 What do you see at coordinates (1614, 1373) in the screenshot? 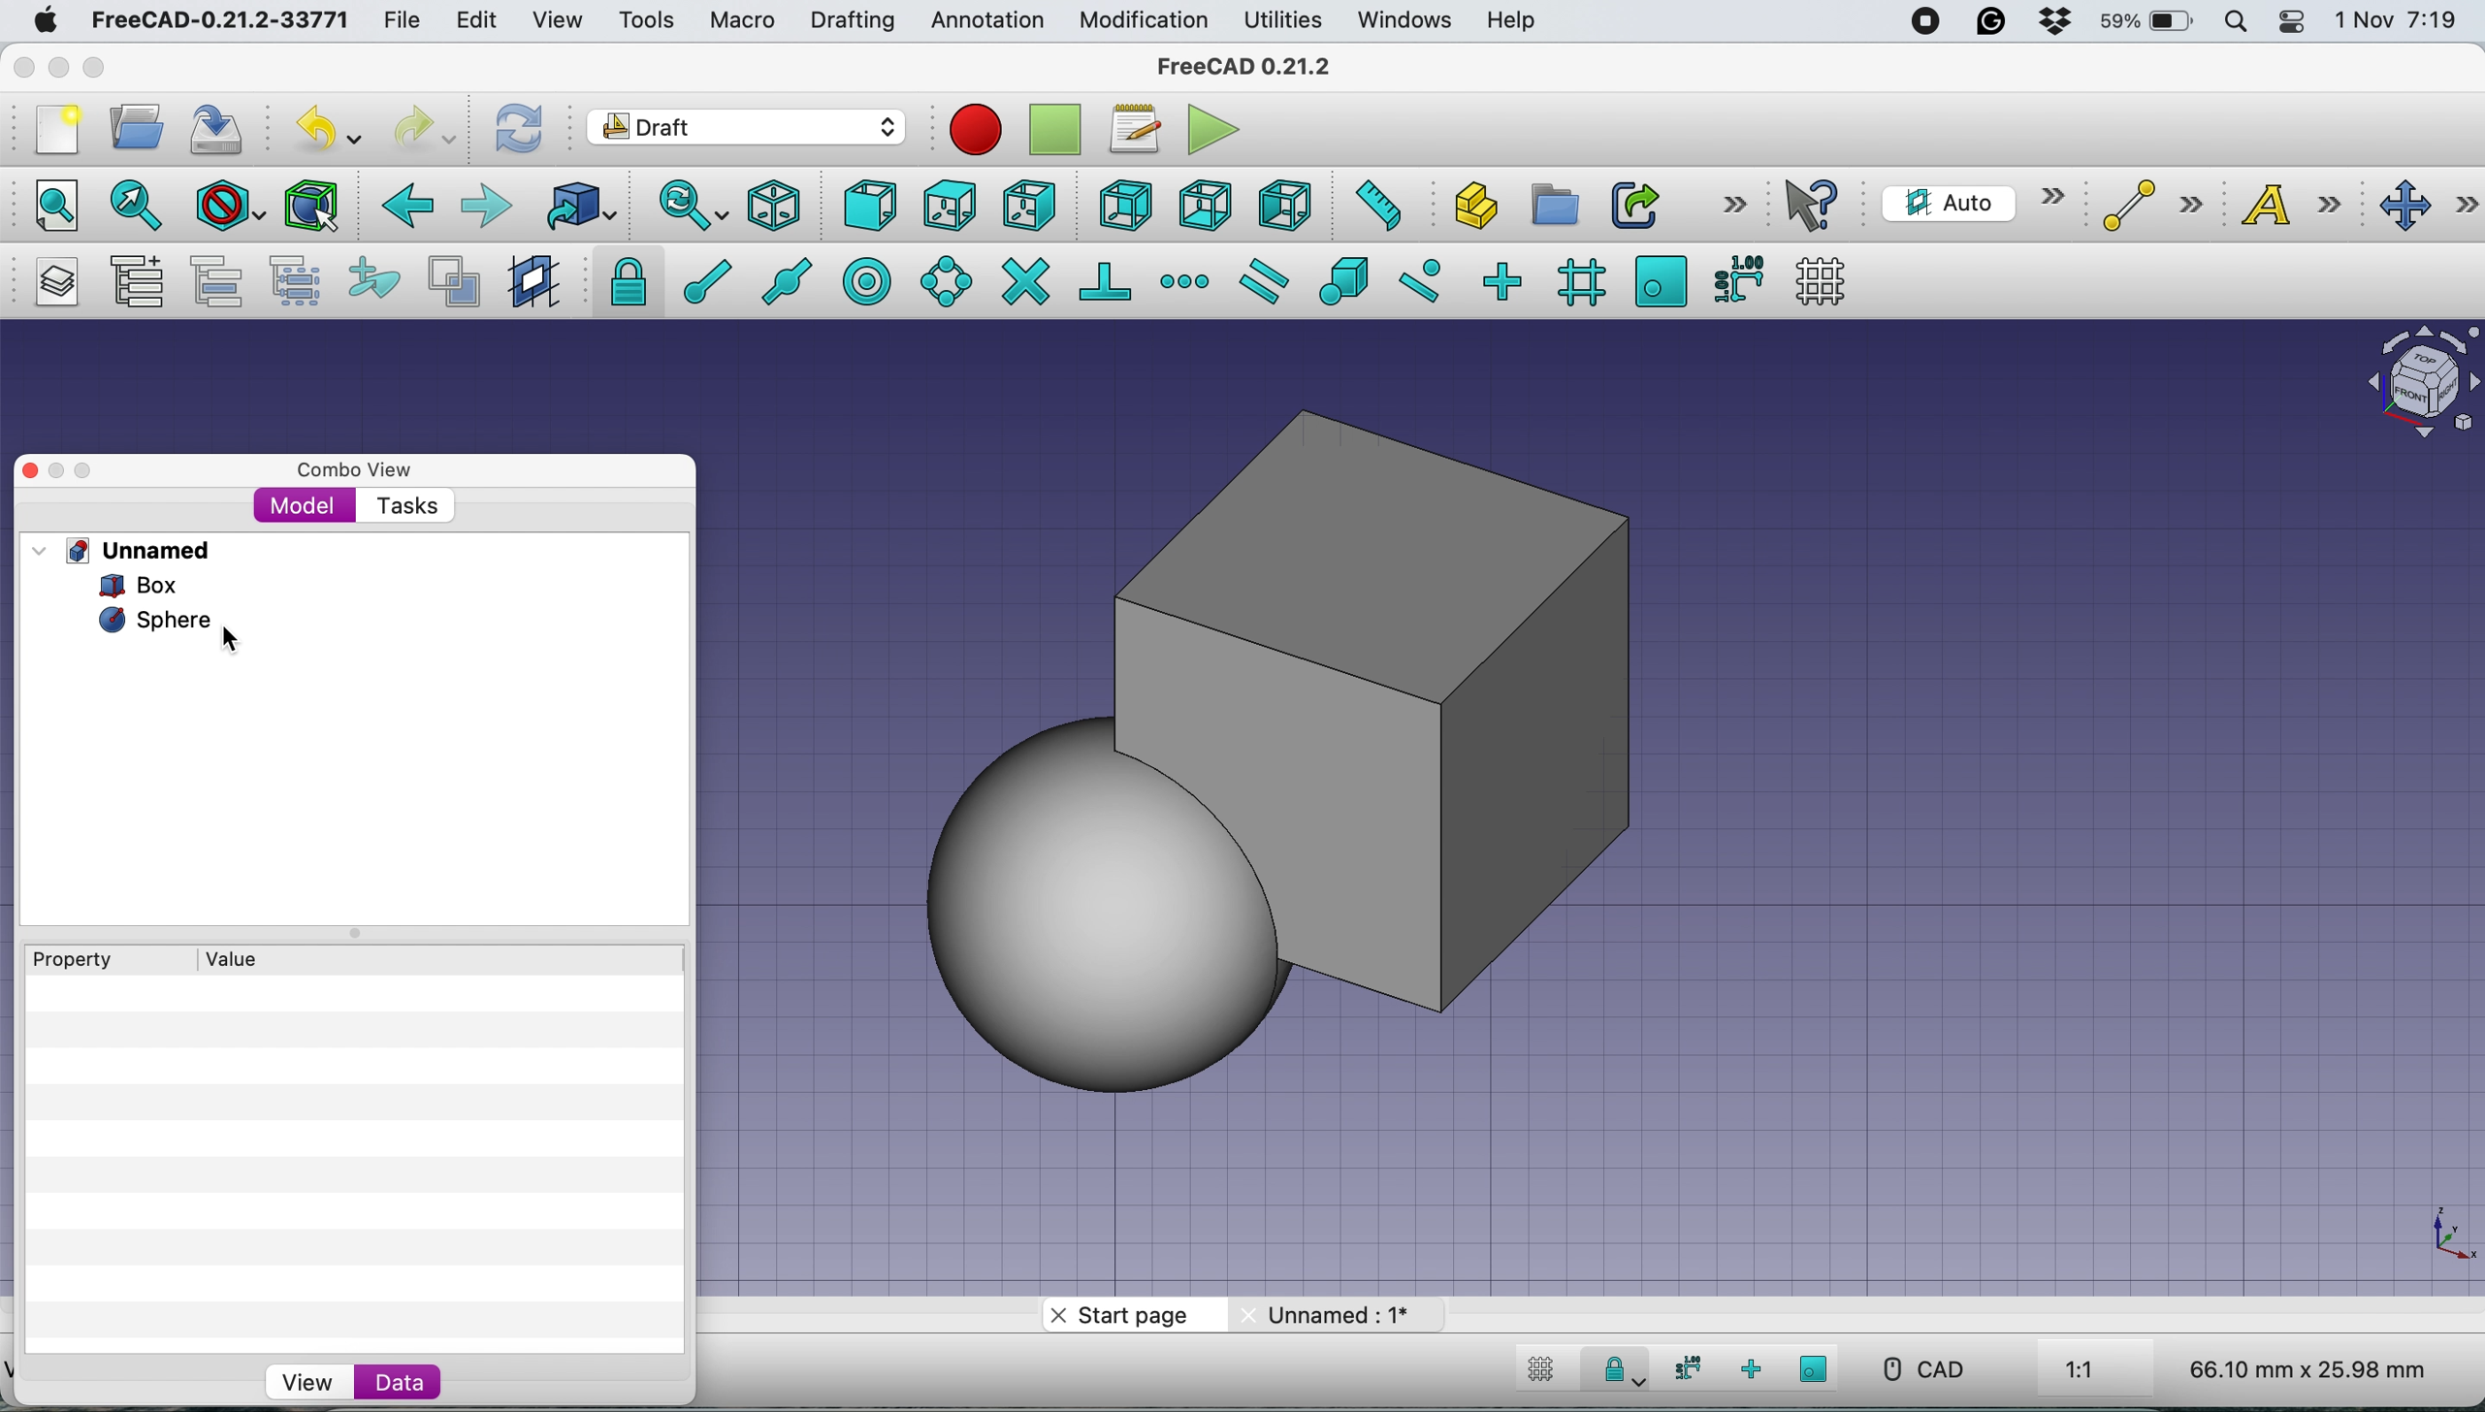
I see `snap lock` at bounding box center [1614, 1373].